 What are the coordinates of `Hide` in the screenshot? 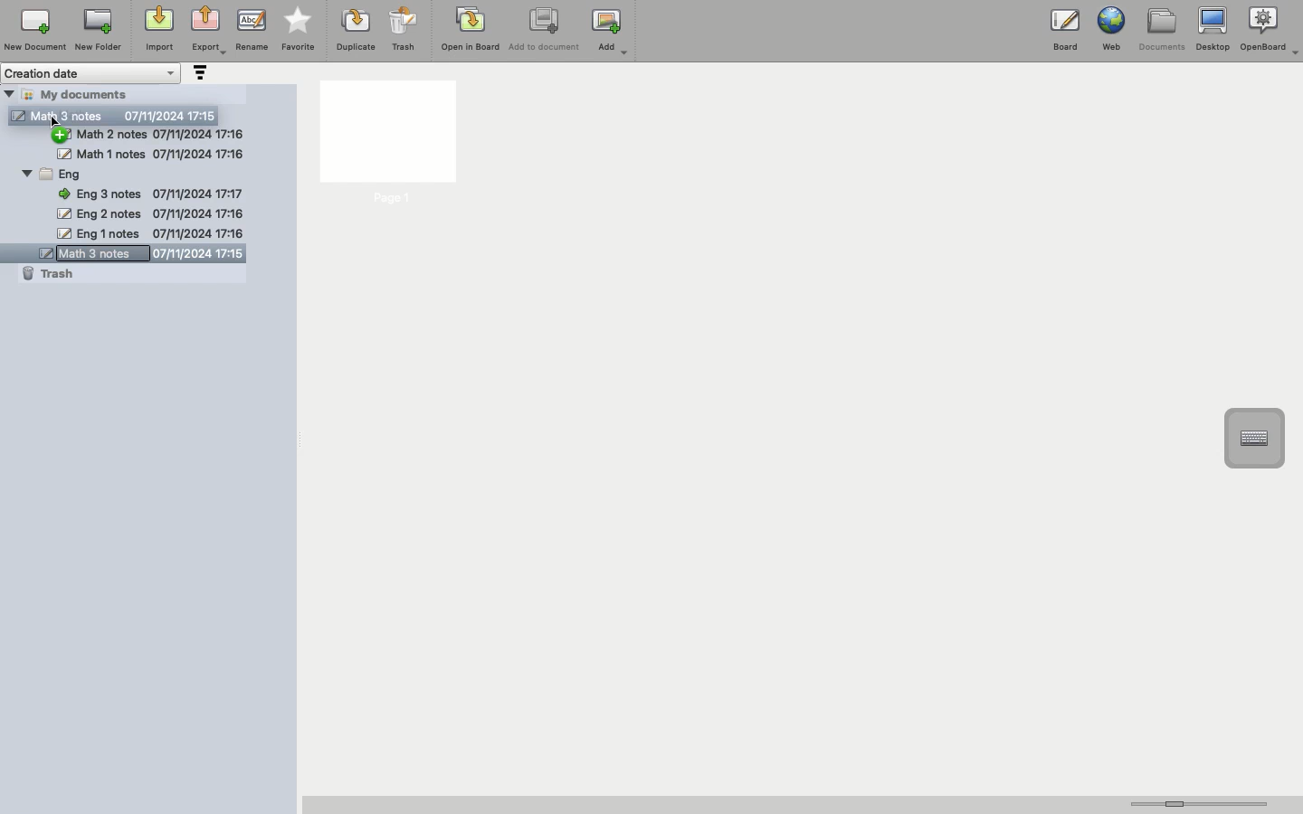 It's located at (27, 175).